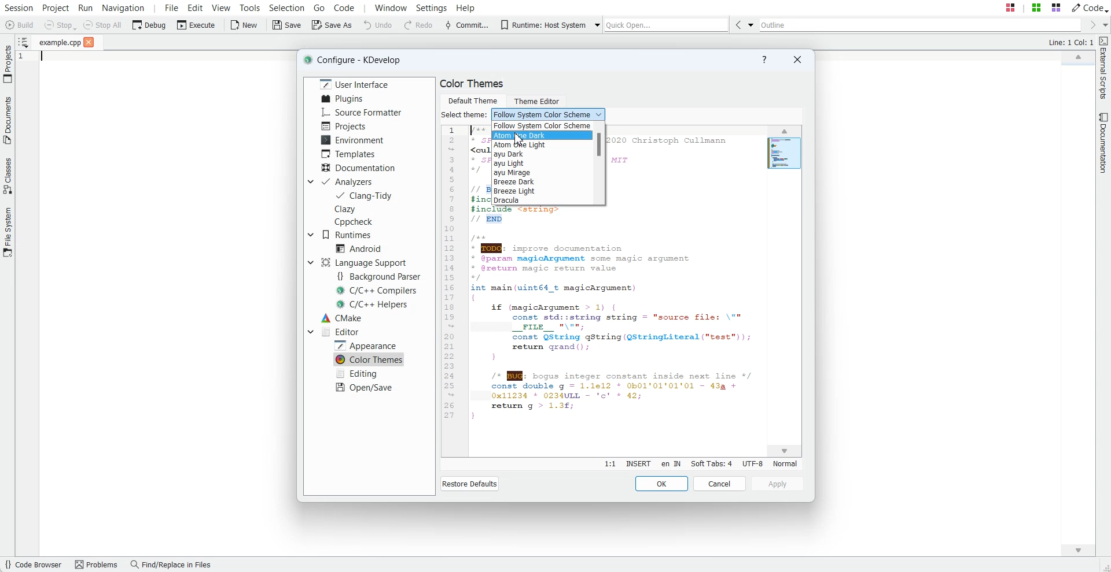 This screenshot has height=572, width=1111. What do you see at coordinates (466, 26) in the screenshot?
I see `Commit` at bounding box center [466, 26].